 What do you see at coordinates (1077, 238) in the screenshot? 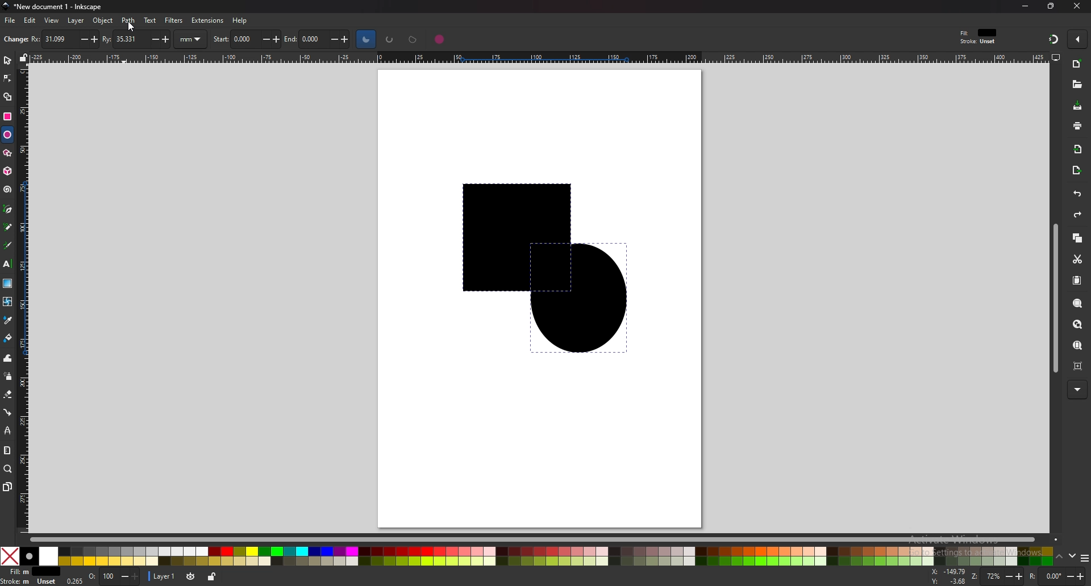
I see `copy` at bounding box center [1077, 238].